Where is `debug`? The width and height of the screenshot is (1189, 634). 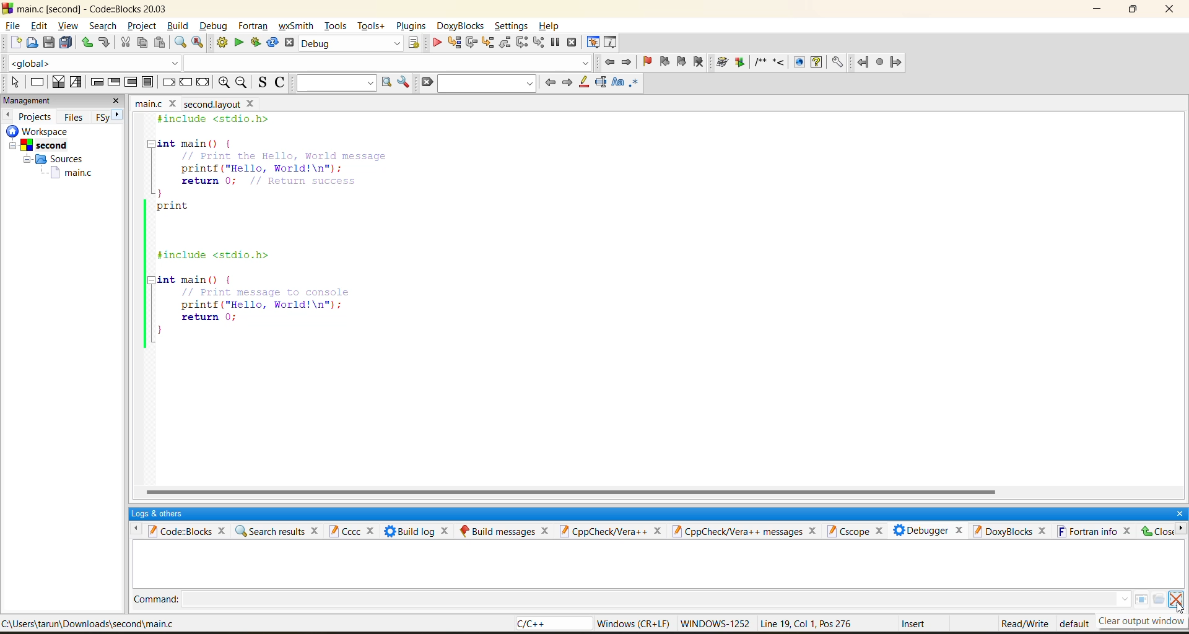 debug is located at coordinates (215, 28).